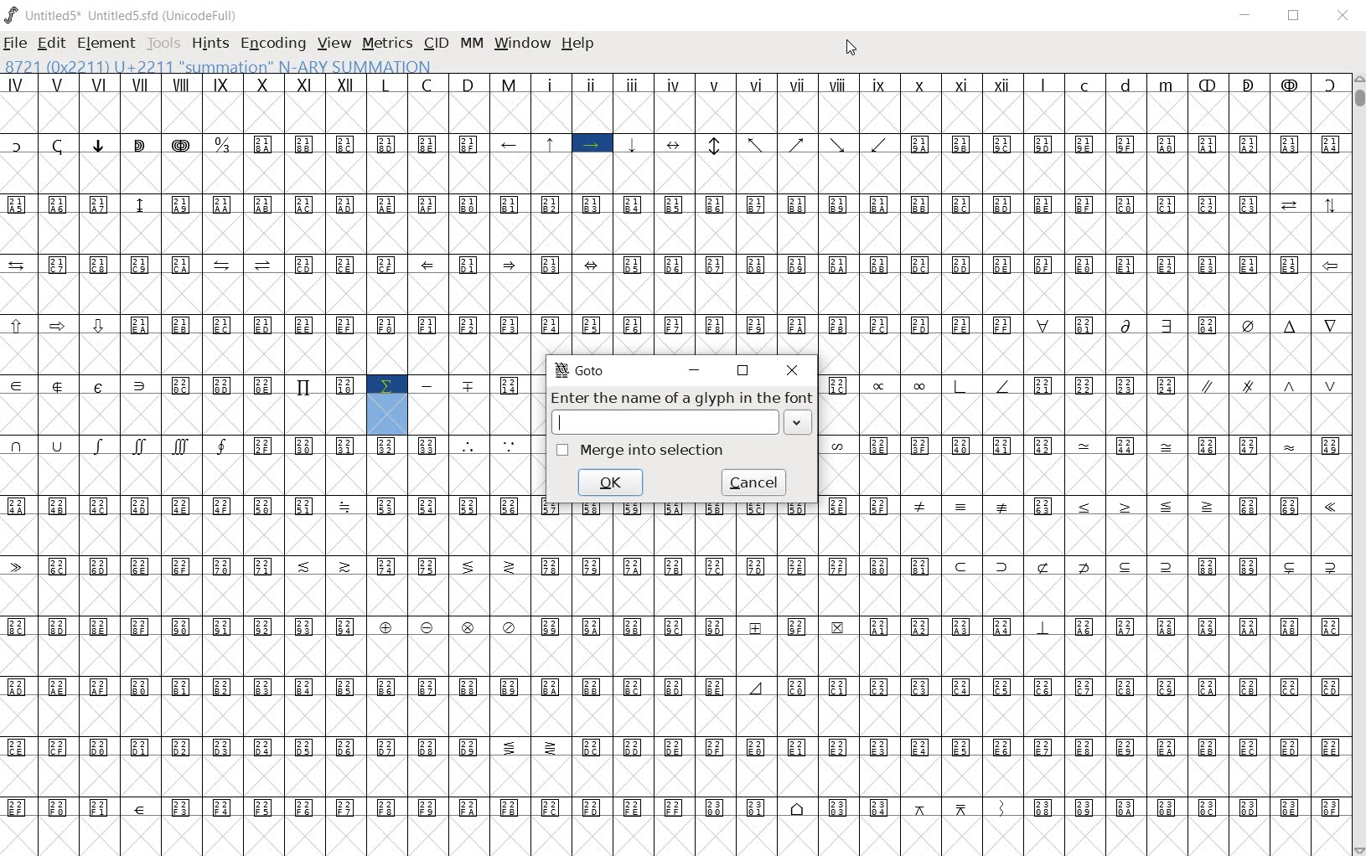 This screenshot has height=856, width=1366. I want to click on HINTS, so click(210, 44).